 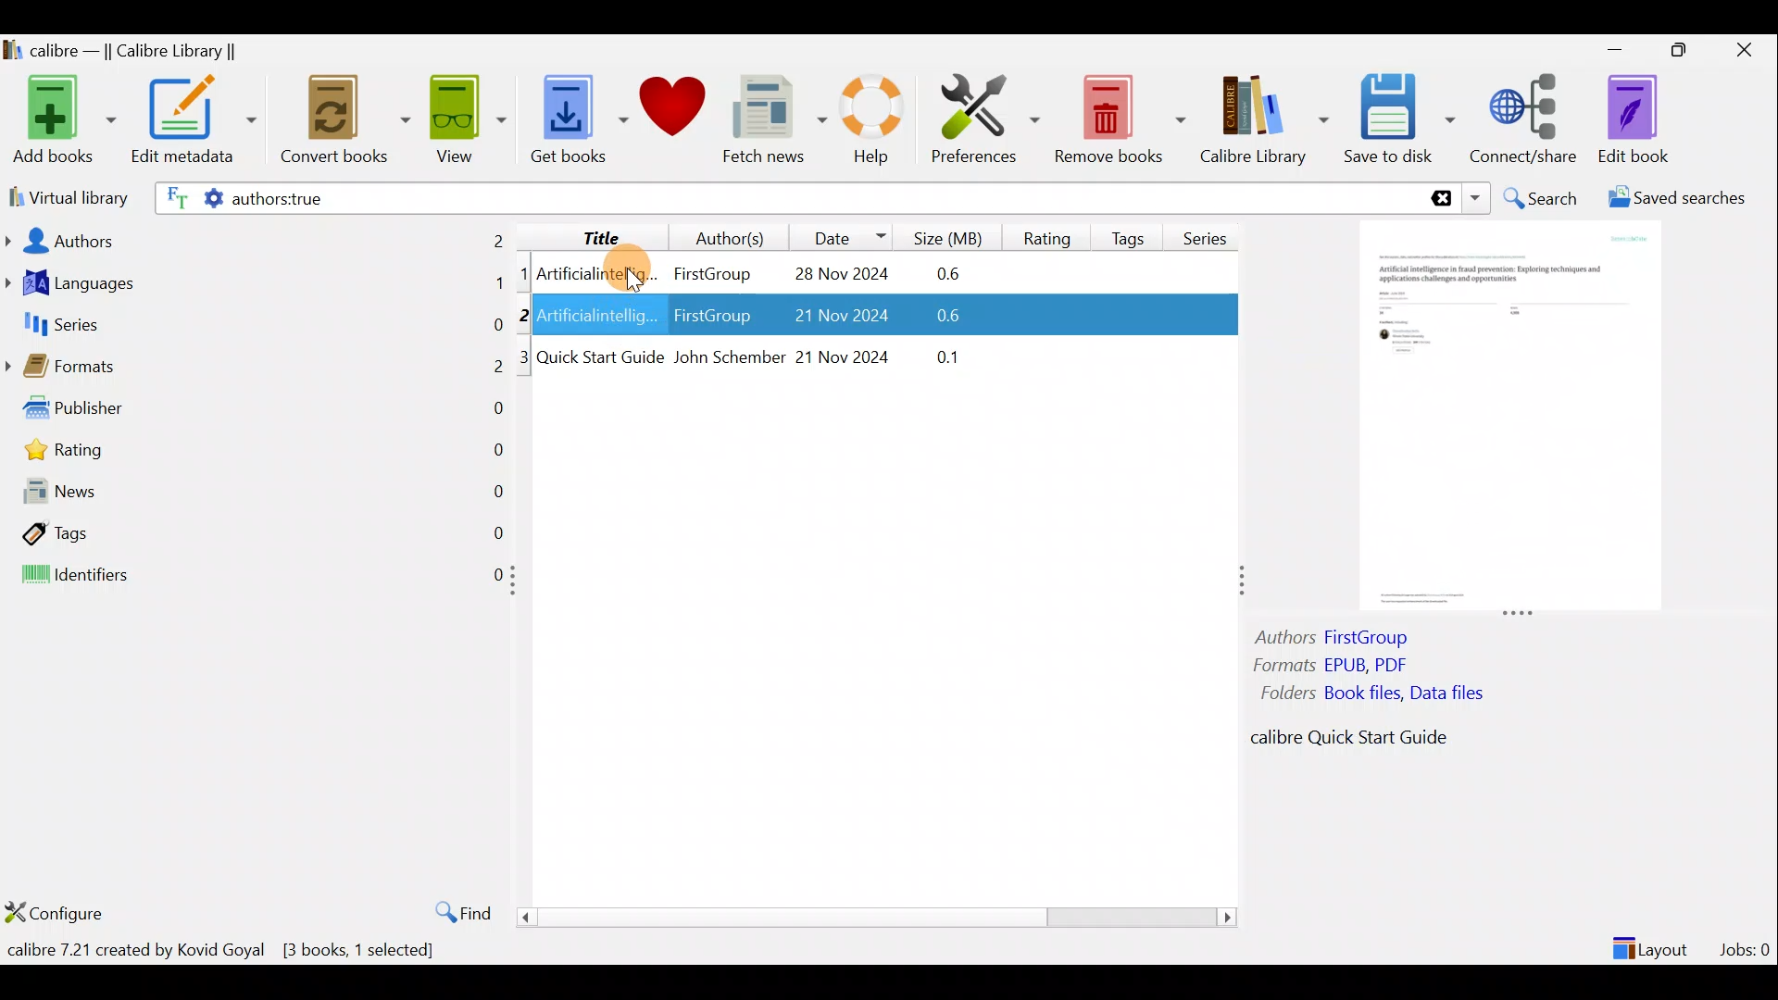 What do you see at coordinates (1339, 742) in the screenshot?
I see `calibre Quick Start Guide` at bounding box center [1339, 742].